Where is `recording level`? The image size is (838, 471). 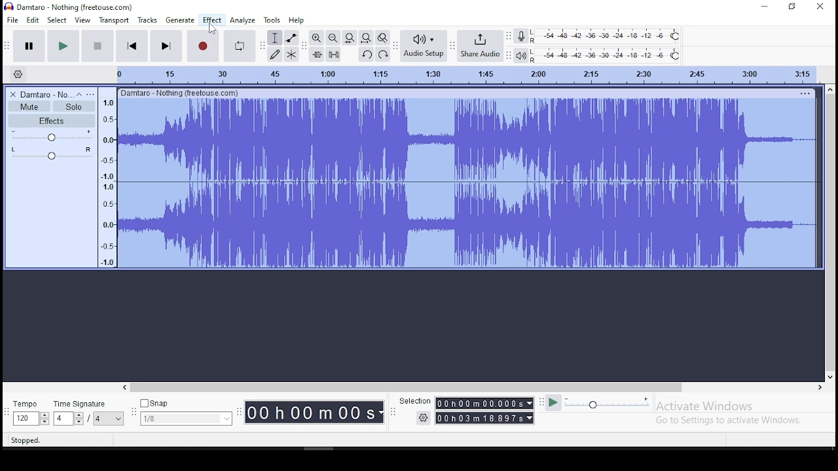 recording level is located at coordinates (607, 36).